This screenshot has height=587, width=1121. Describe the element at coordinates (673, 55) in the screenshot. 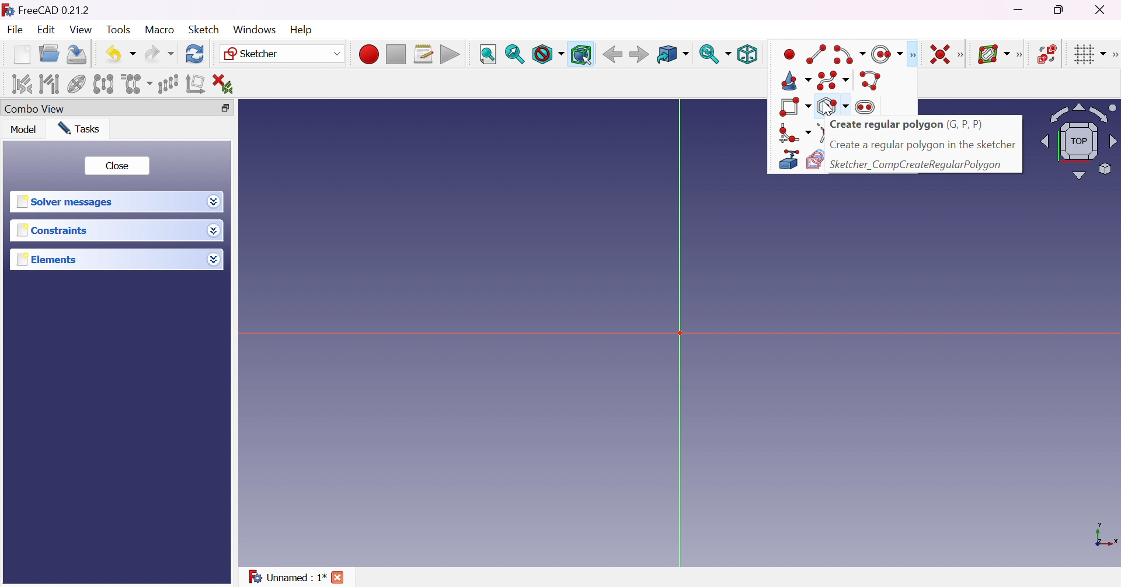

I see `Go to linked object` at that location.